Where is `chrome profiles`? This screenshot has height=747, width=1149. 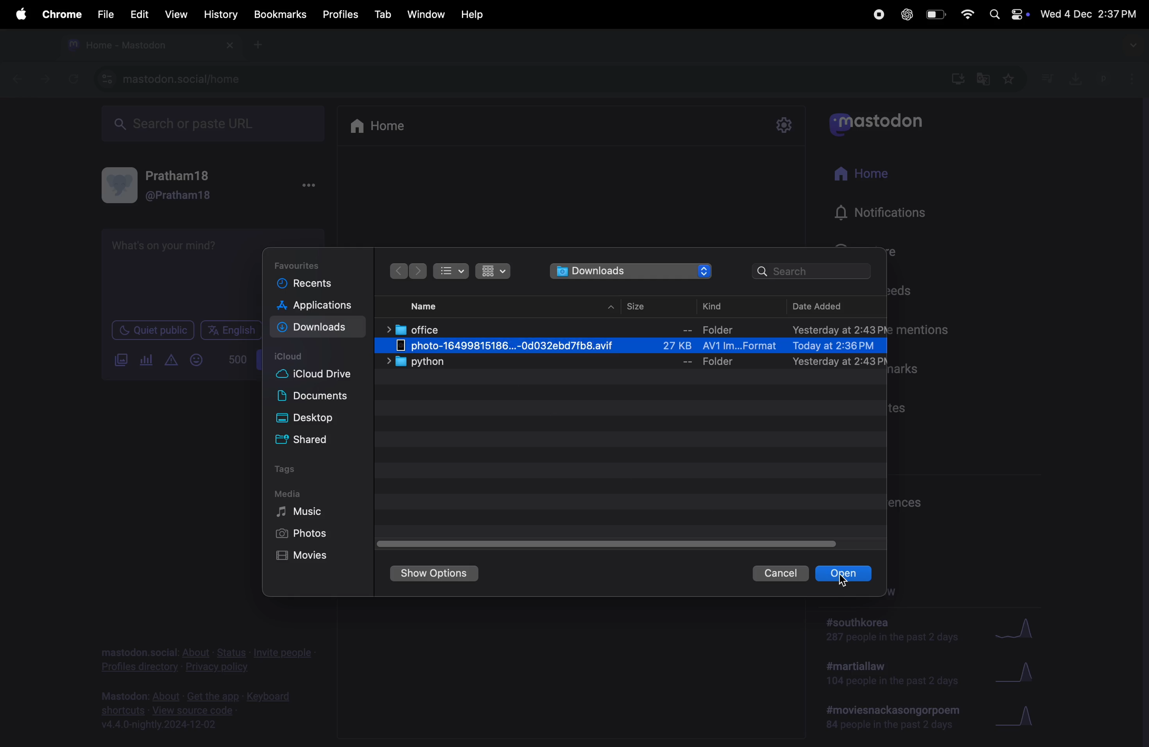
chrome profiles is located at coordinates (1118, 77).